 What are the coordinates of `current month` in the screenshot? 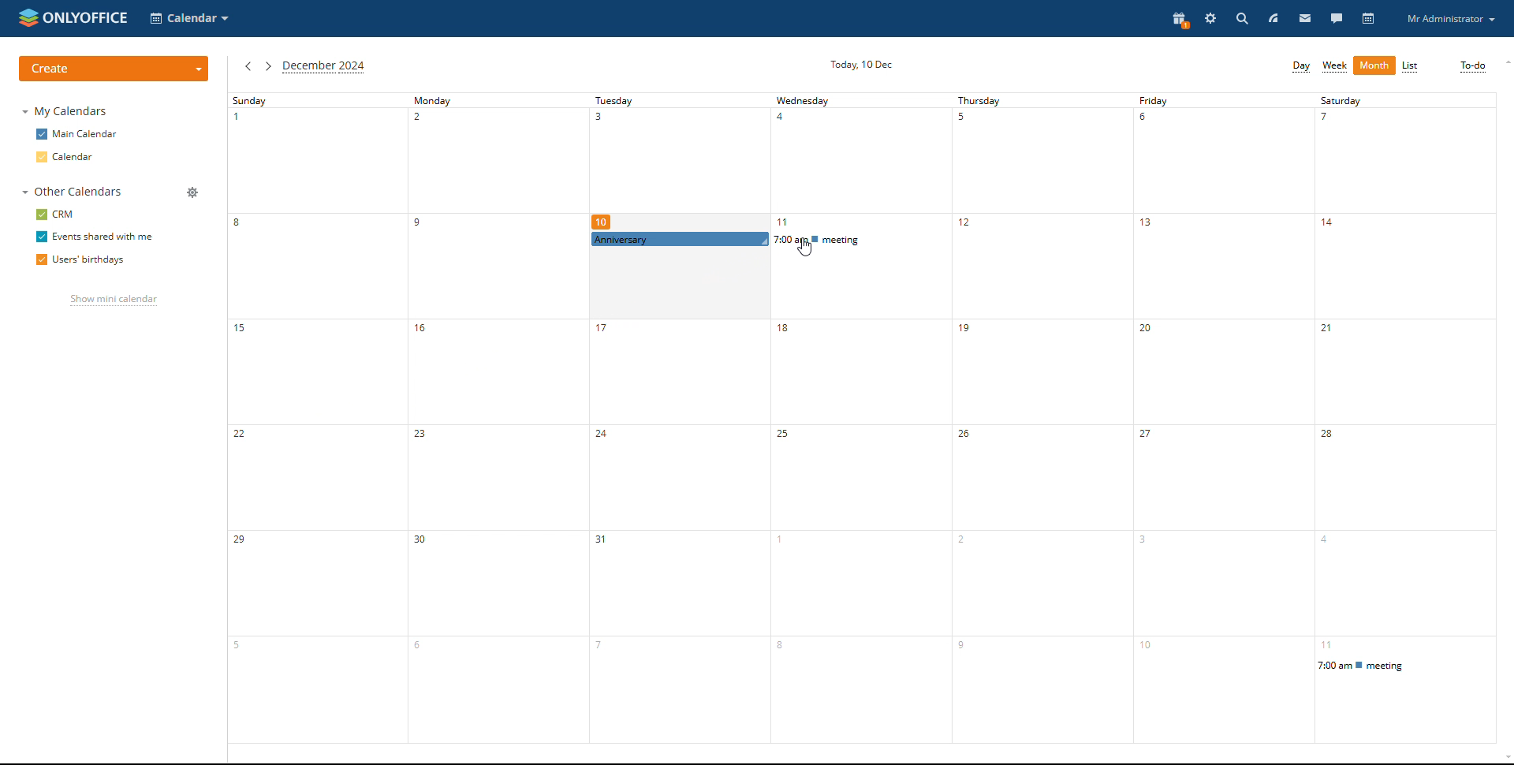 It's located at (326, 68).